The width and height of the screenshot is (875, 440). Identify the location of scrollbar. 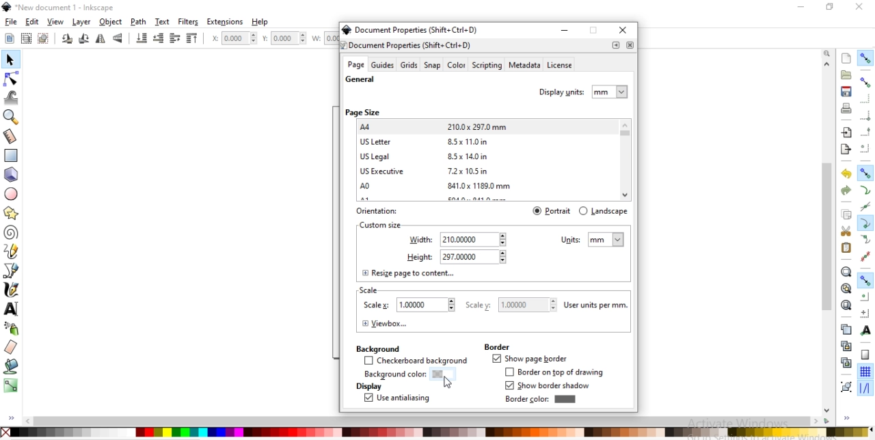
(828, 272).